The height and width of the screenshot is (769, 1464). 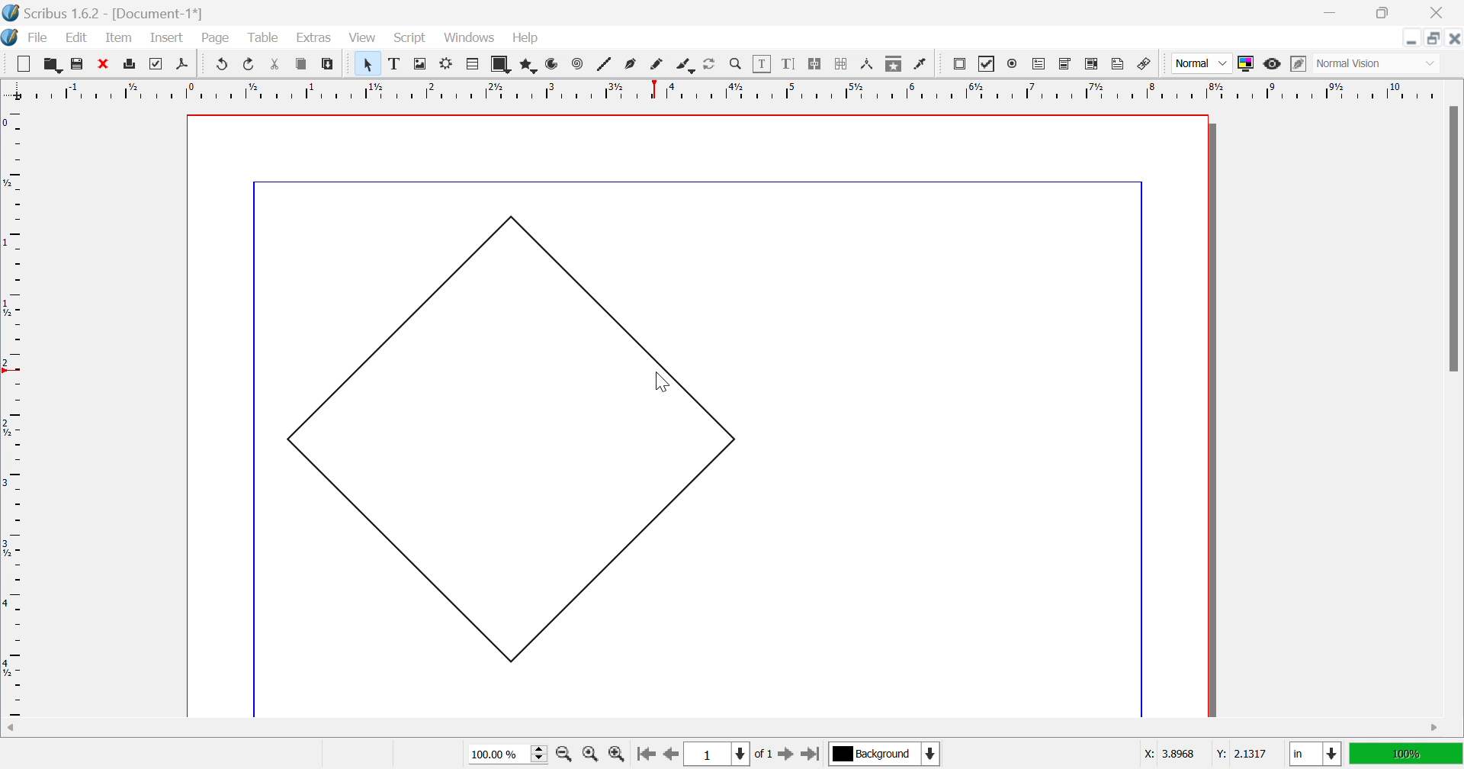 What do you see at coordinates (605, 63) in the screenshot?
I see `Line` at bounding box center [605, 63].